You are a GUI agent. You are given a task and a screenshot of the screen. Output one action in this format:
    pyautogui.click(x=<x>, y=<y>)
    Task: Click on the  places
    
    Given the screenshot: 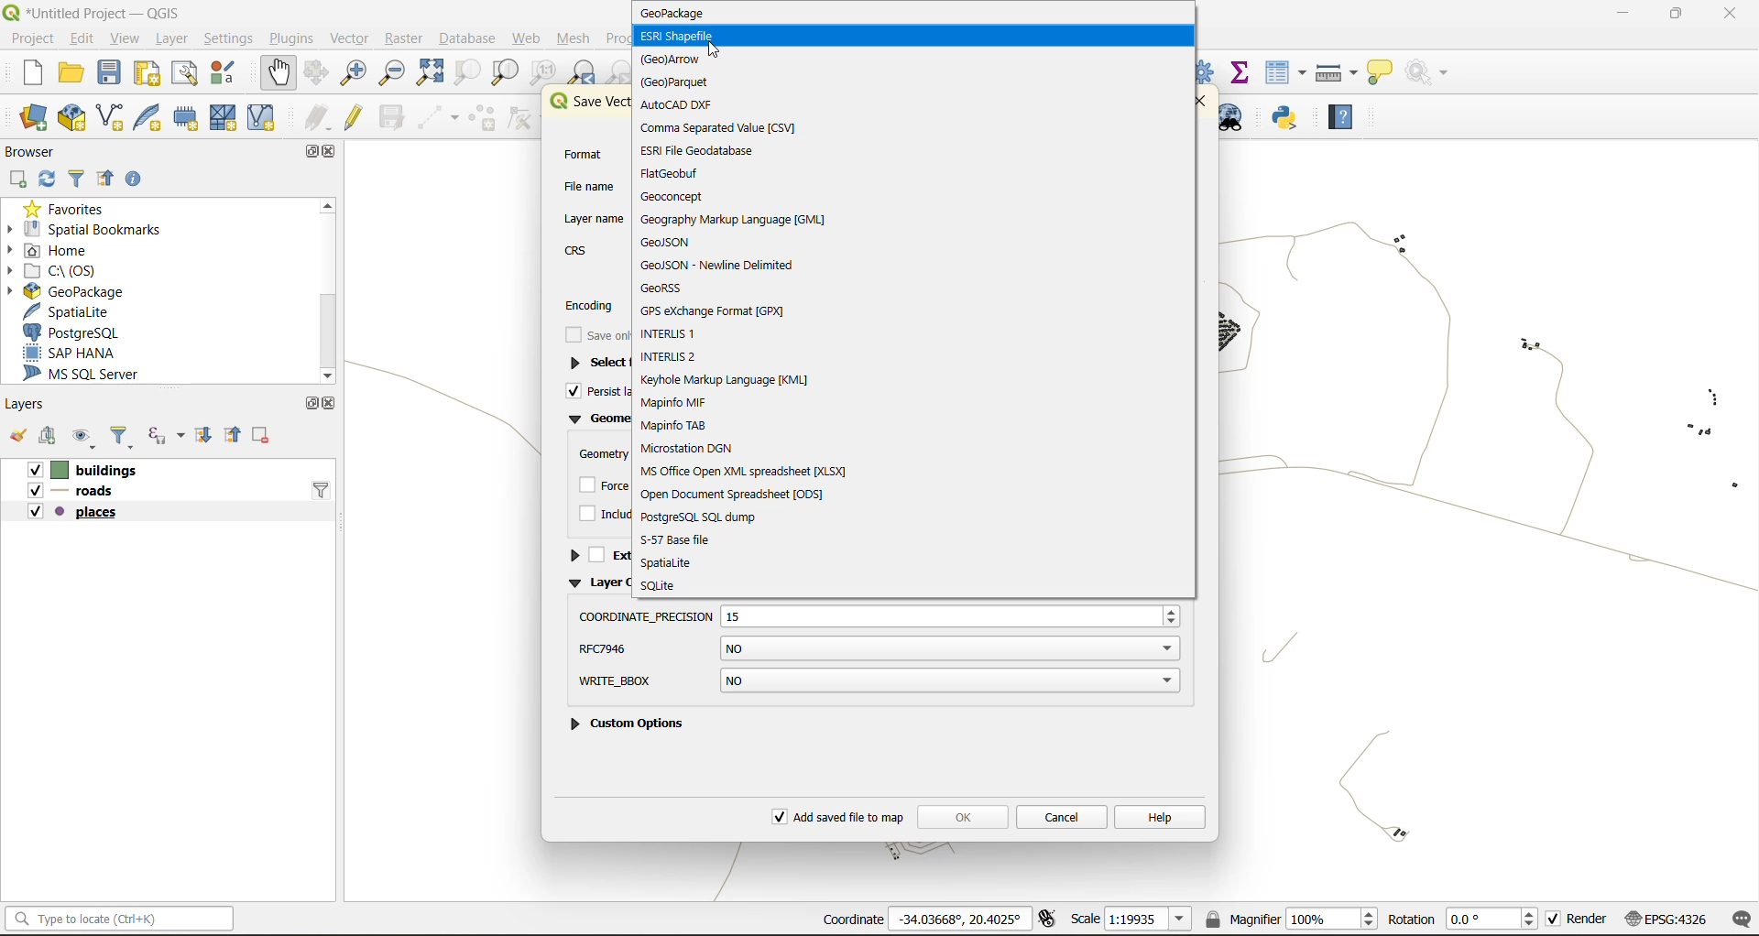 What is the action you would take?
    pyautogui.click(x=75, y=516)
    